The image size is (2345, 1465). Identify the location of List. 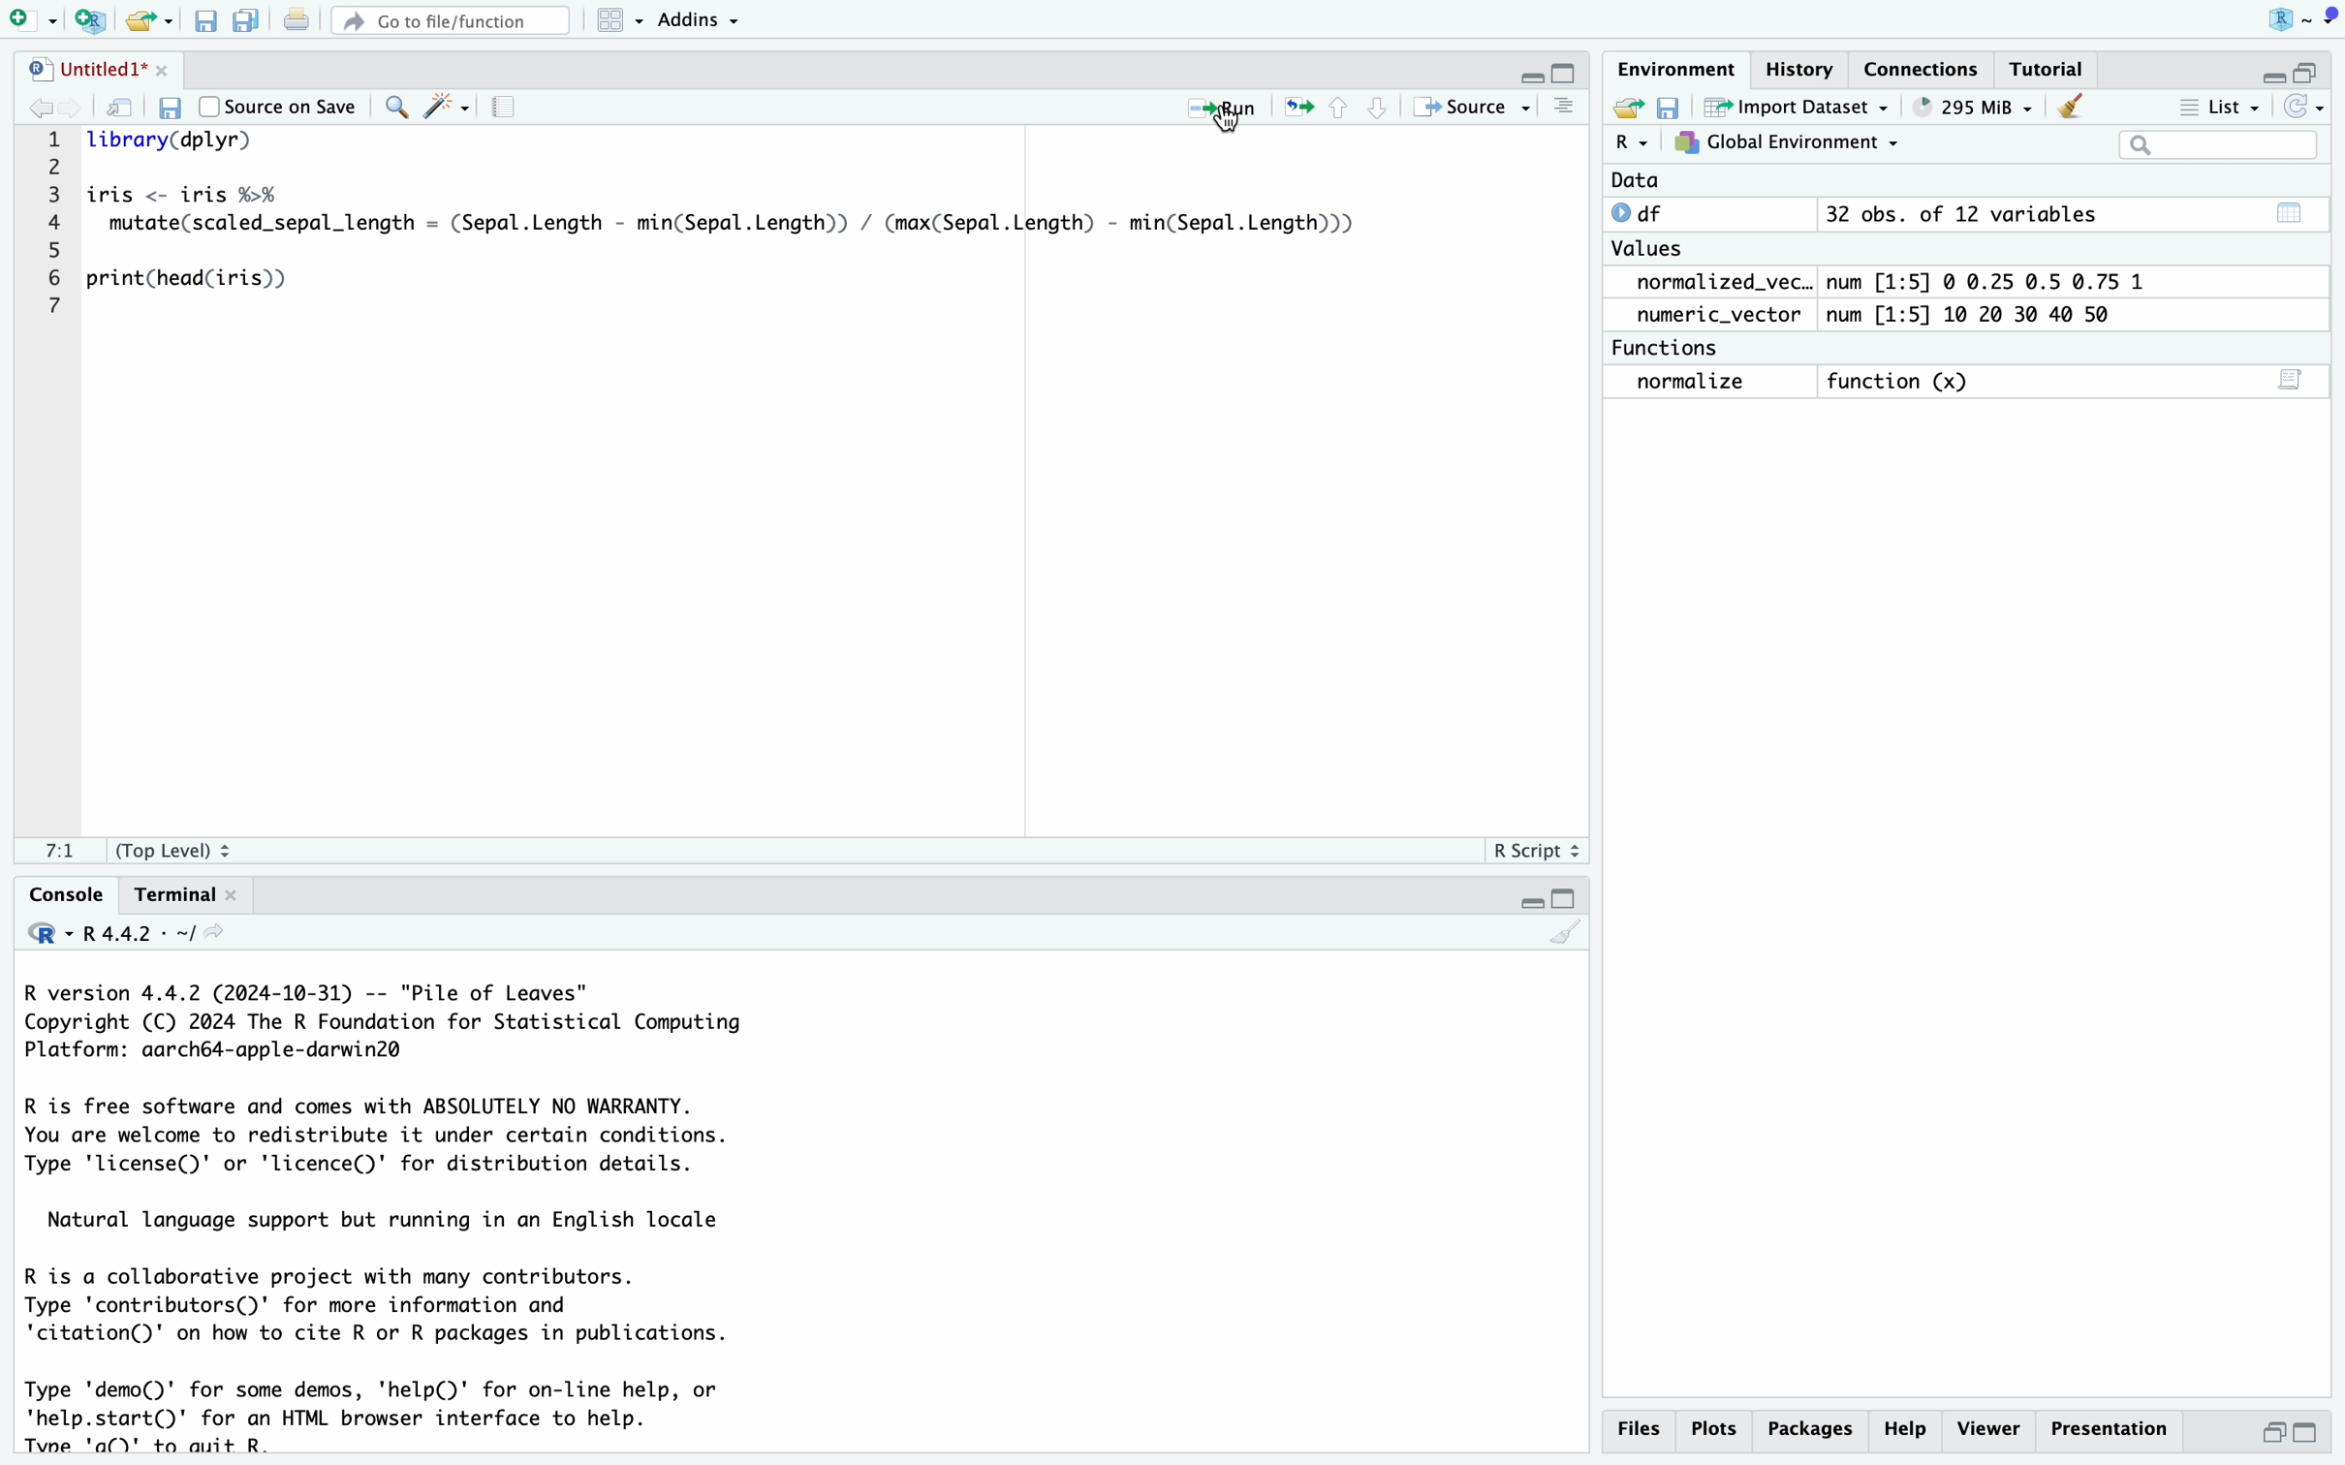
(2224, 109).